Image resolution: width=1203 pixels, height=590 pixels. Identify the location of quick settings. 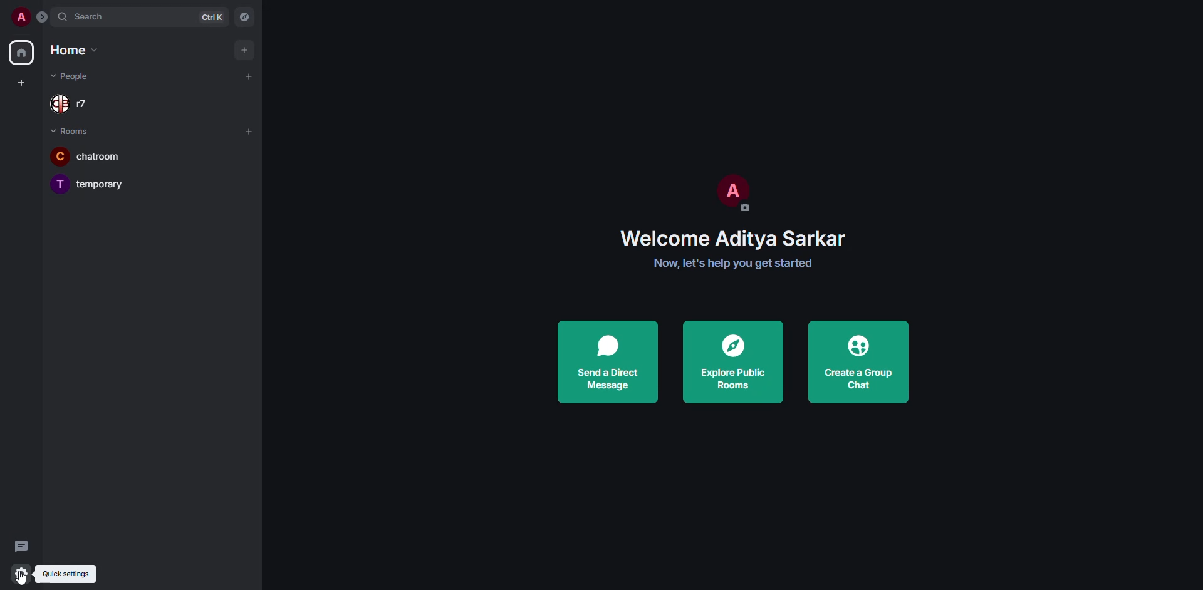
(65, 575).